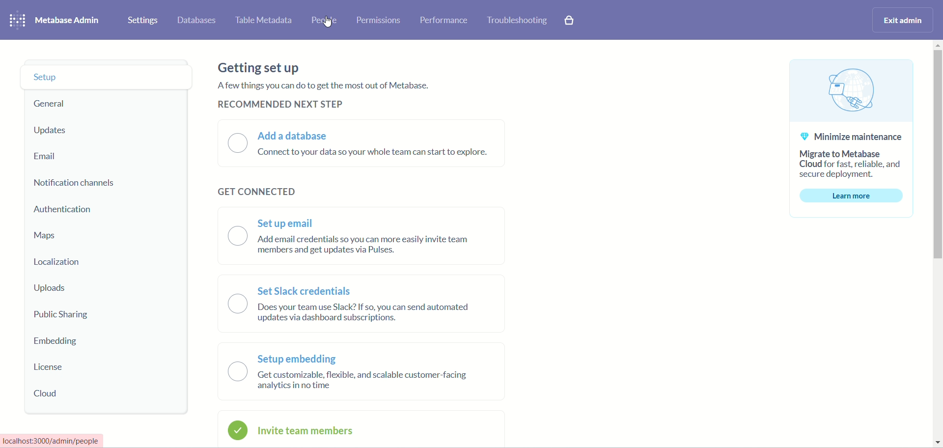  I want to click on paid features, so click(570, 20).